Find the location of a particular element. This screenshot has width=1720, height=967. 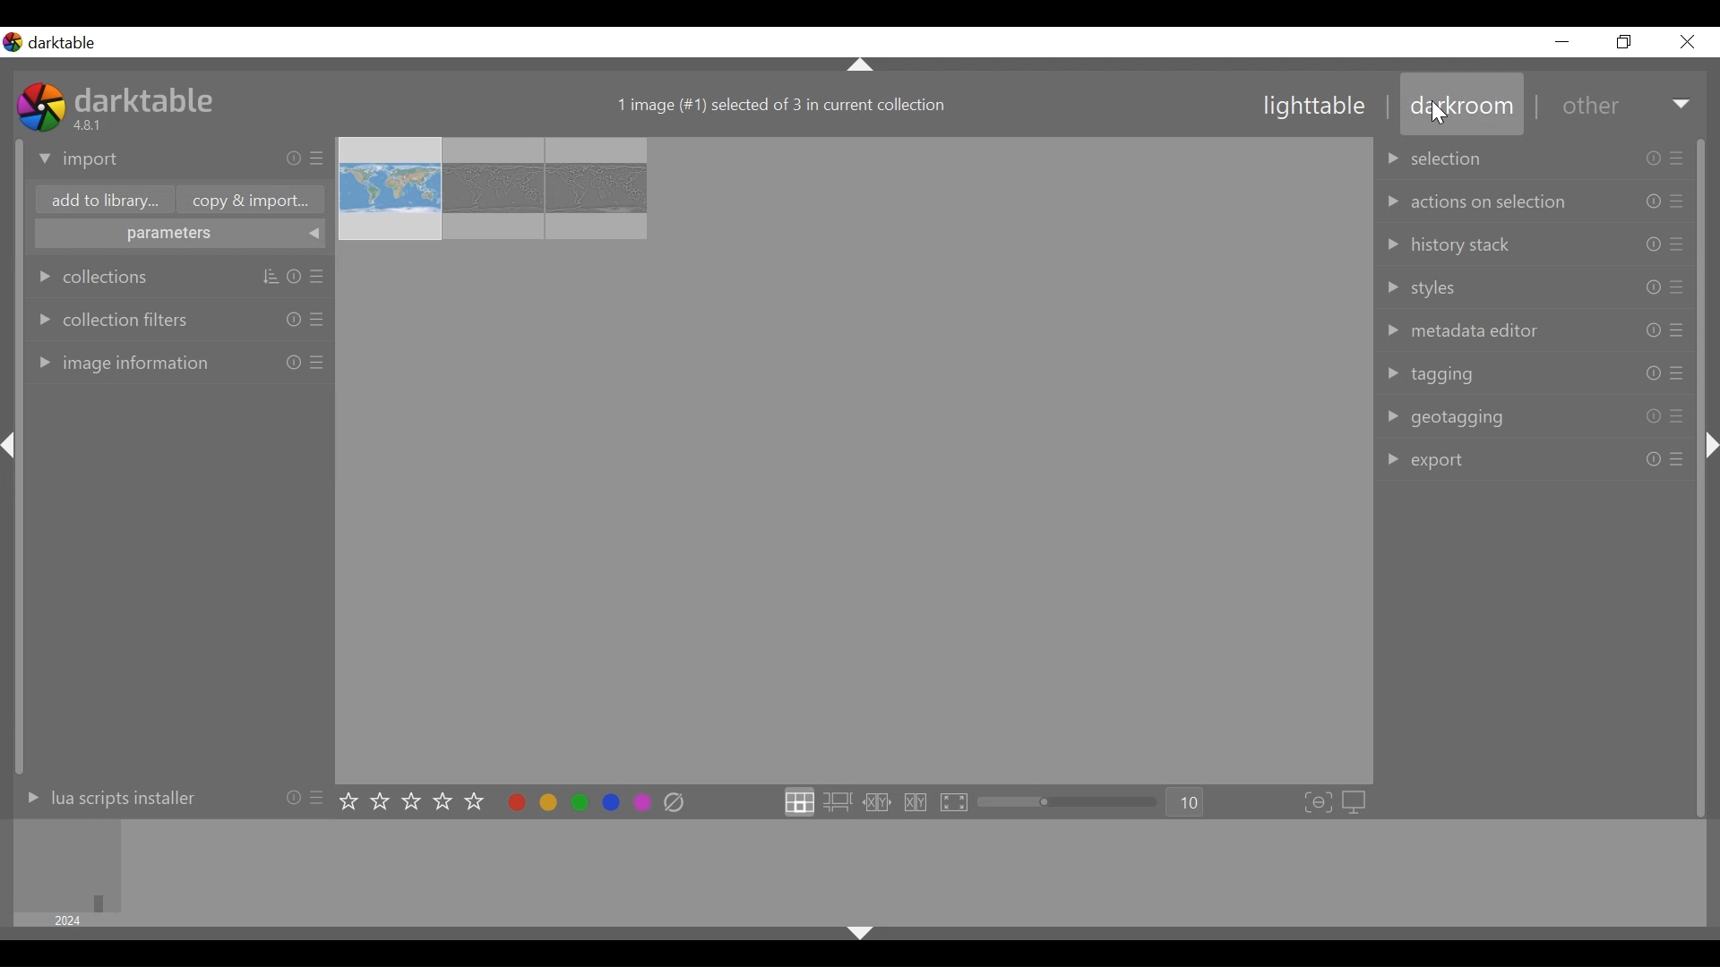

image thumbnail is located at coordinates (853, 458).